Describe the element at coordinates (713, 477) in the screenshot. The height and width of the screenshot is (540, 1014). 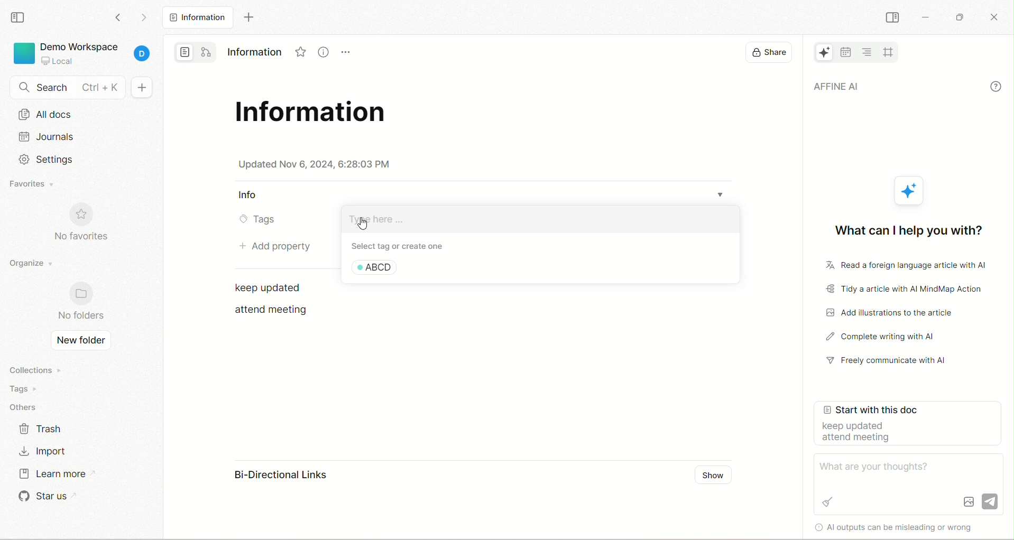
I see `show` at that location.